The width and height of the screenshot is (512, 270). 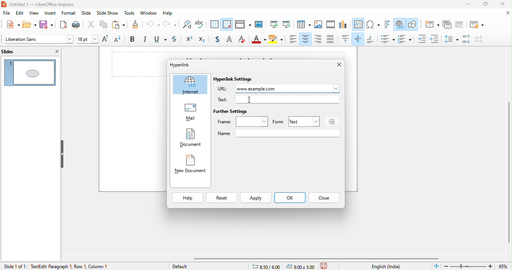 I want to click on save, so click(x=46, y=25).